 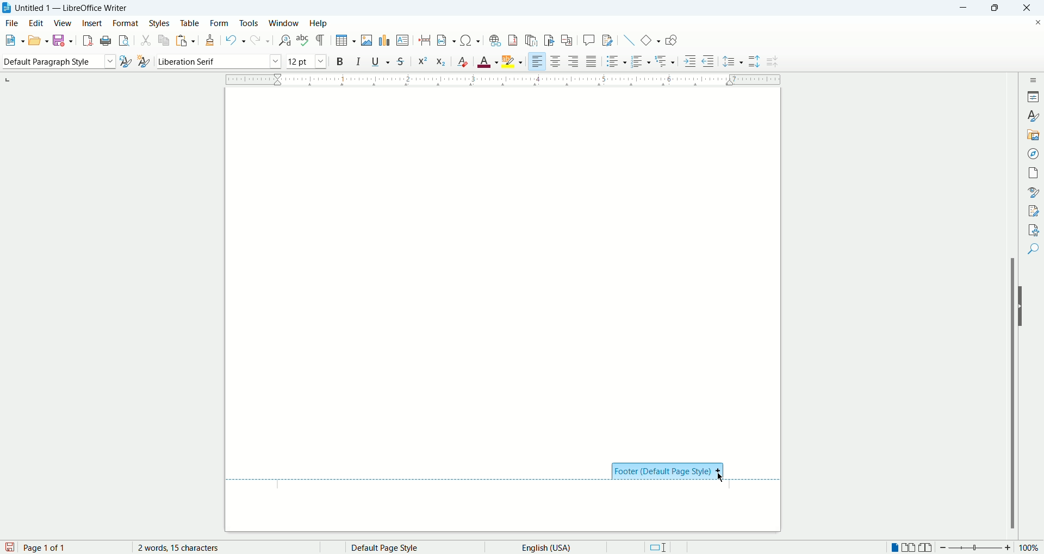 What do you see at coordinates (1030, 8) in the screenshot?
I see `close` at bounding box center [1030, 8].